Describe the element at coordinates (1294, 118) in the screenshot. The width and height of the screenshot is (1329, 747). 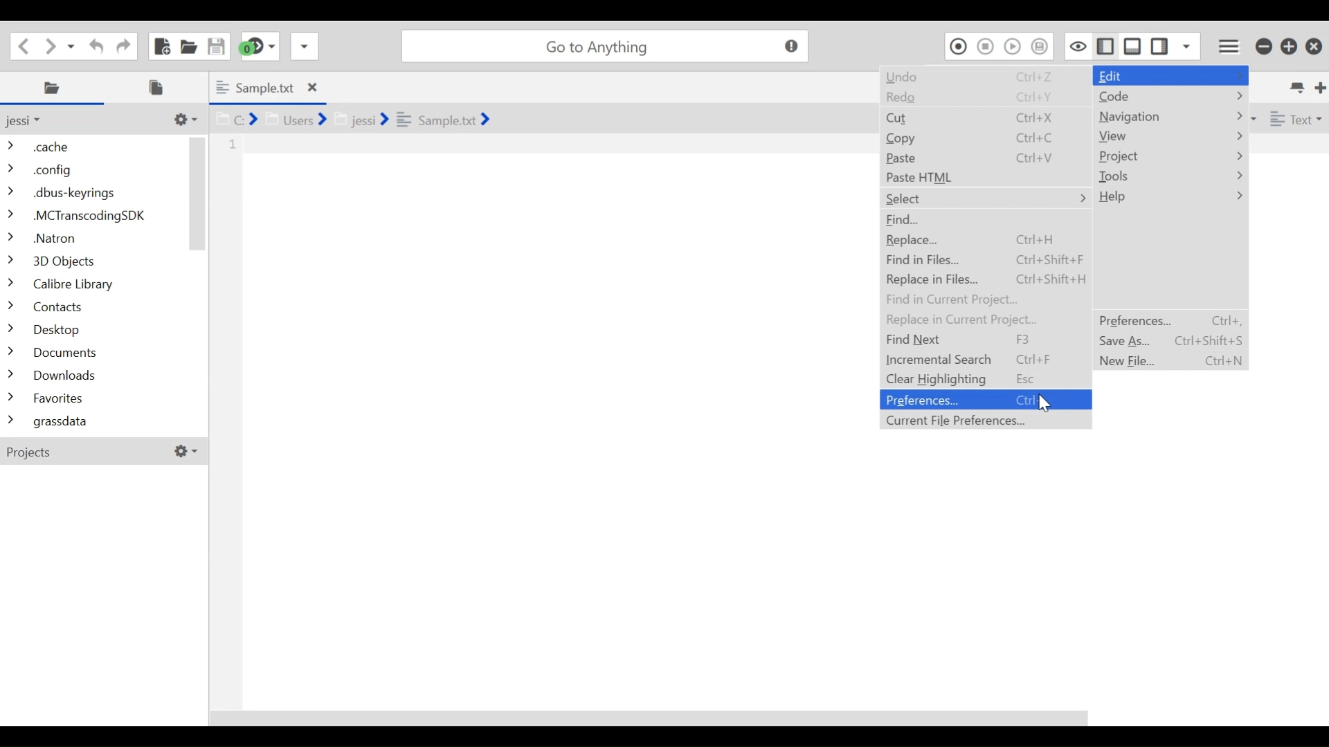
I see `File Type dropdown menu` at that location.